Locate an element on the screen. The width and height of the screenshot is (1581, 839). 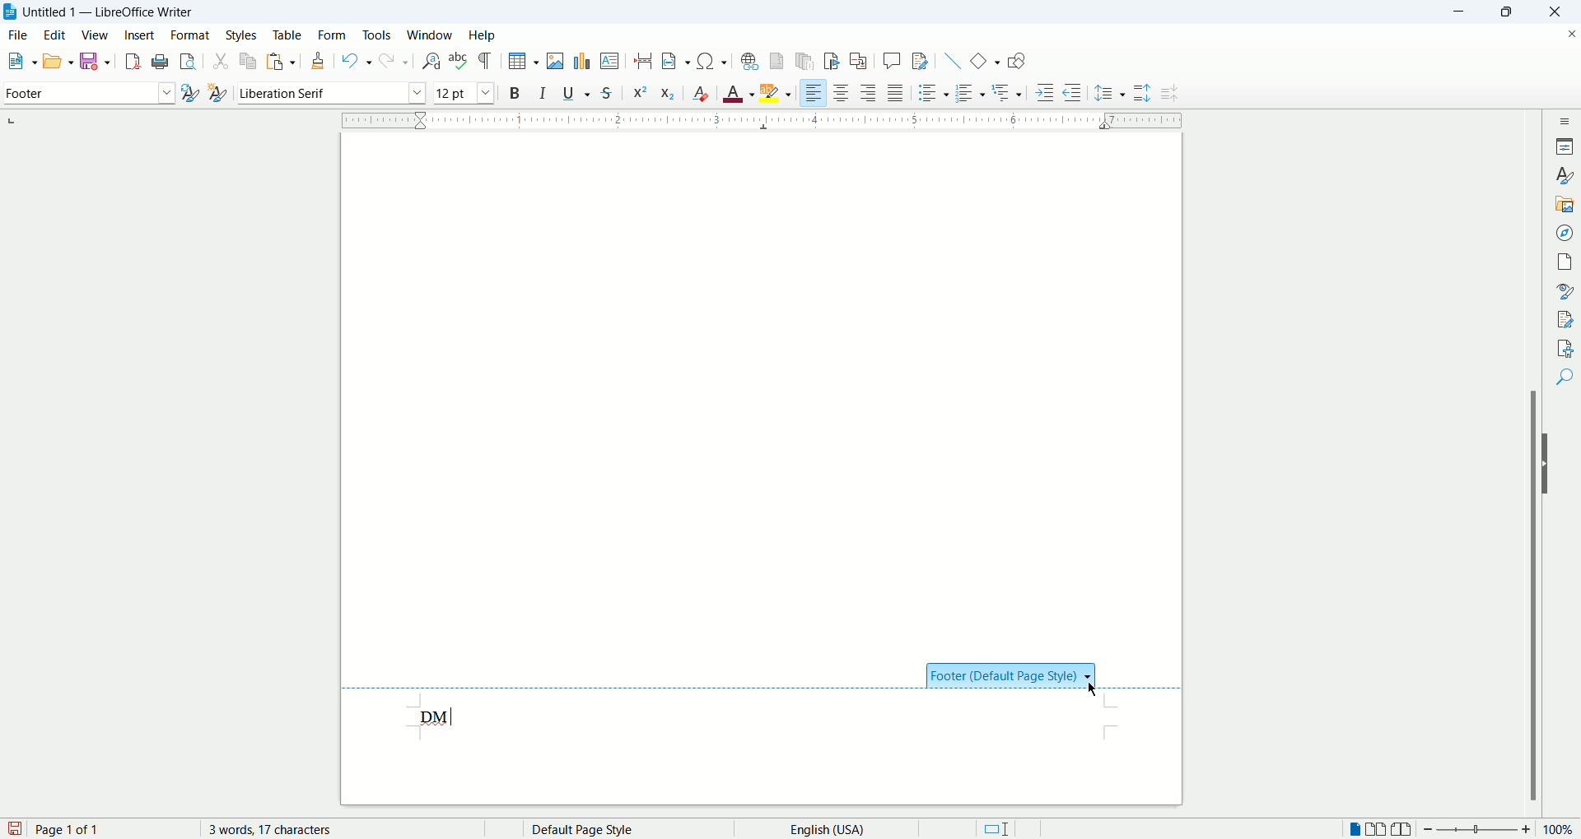
zoom percent is located at coordinates (1560, 831).